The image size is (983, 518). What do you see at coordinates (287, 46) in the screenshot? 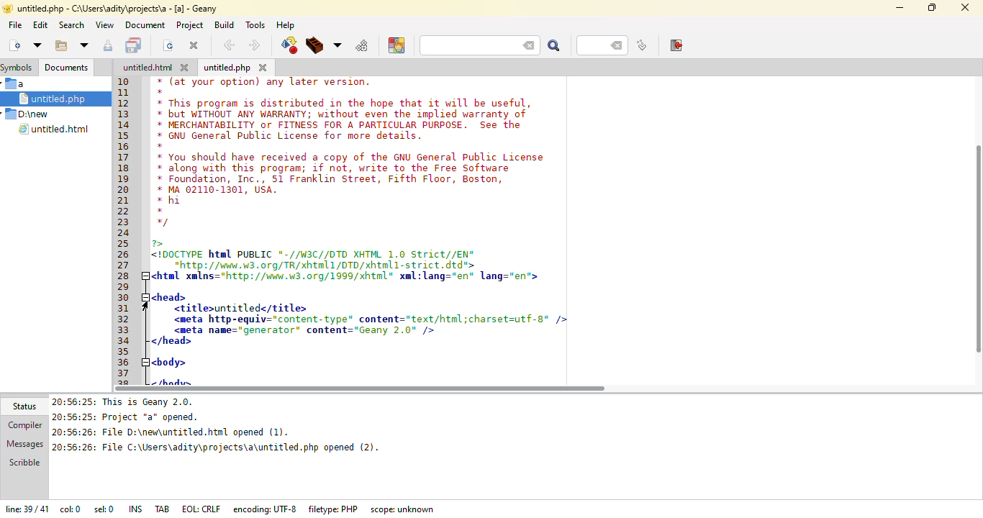
I see `compile` at bounding box center [287, 46].